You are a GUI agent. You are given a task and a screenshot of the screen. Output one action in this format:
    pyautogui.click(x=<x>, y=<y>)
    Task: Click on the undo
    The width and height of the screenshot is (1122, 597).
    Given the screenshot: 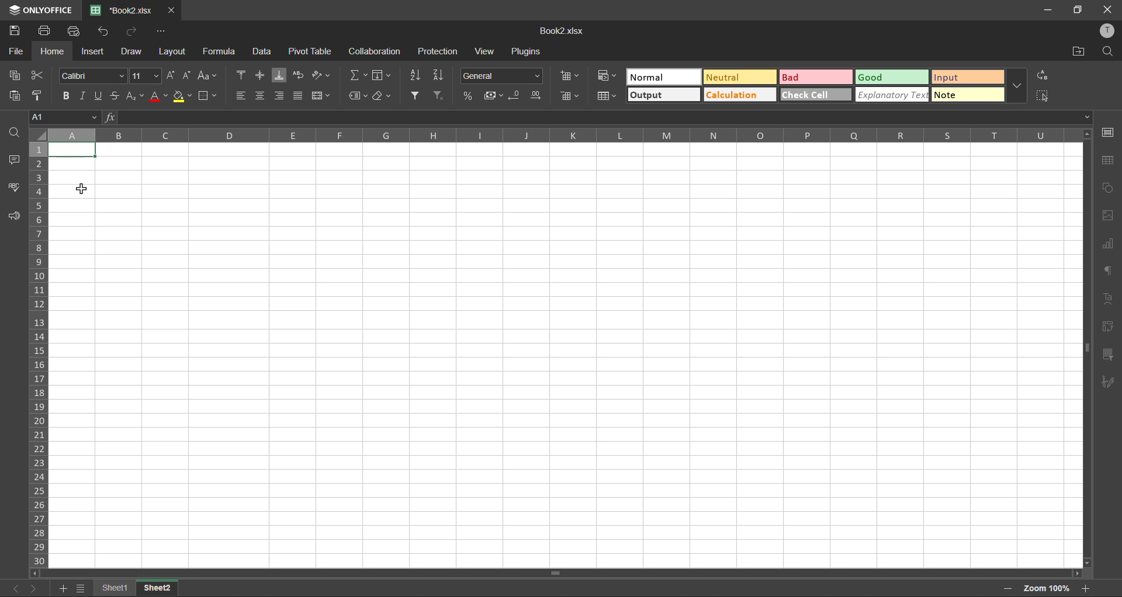 What is the action you would take?
    pyautogui.click(x=105, y=31)
    